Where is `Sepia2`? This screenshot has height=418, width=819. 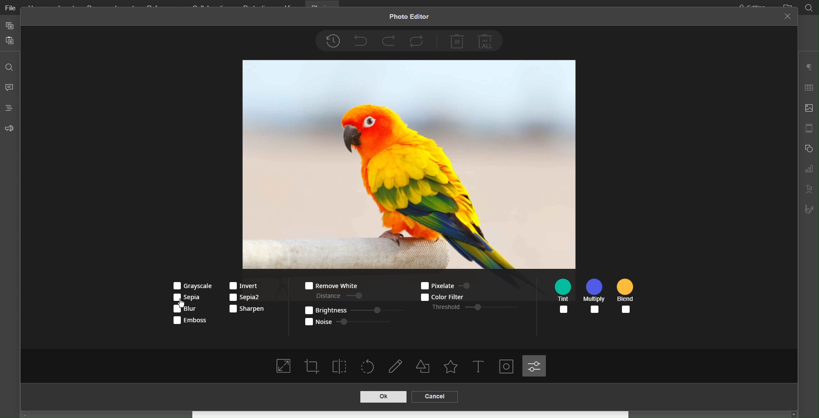
Sepia2 is located at coordinates (245, 297).